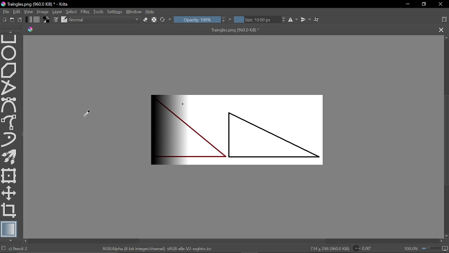  What do you see at coordinates (229, 30) in the screenshot?
I see `Traingles.png (960.0 KiB) *` at bounding box center [229, 30].